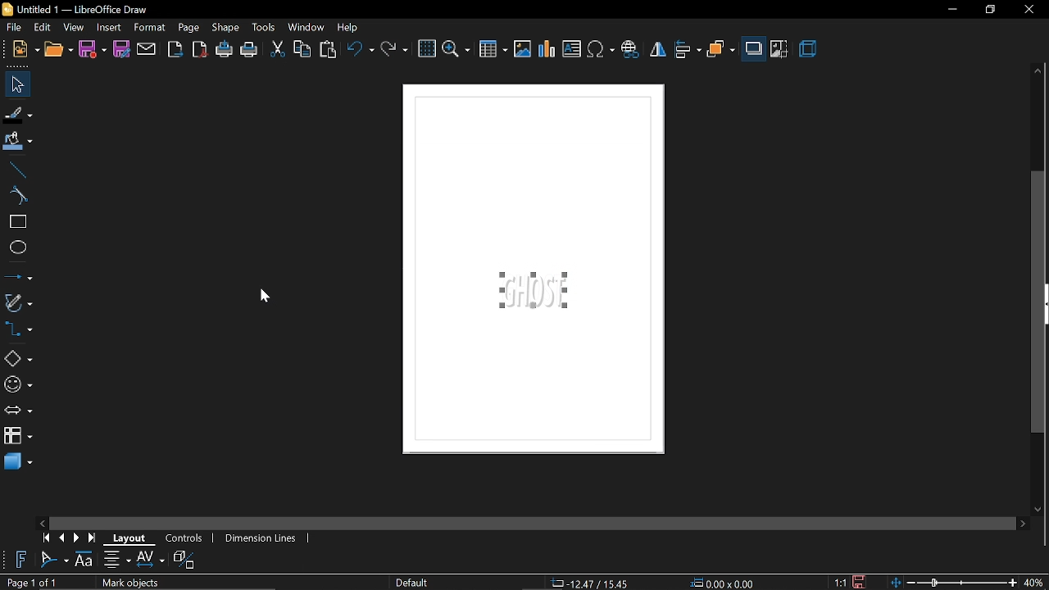 This screenshot has width=1049, height=590. What do you see at coordinates (147, 51) in the screenshot?
I see `attach` at bounding box center [147, 51].